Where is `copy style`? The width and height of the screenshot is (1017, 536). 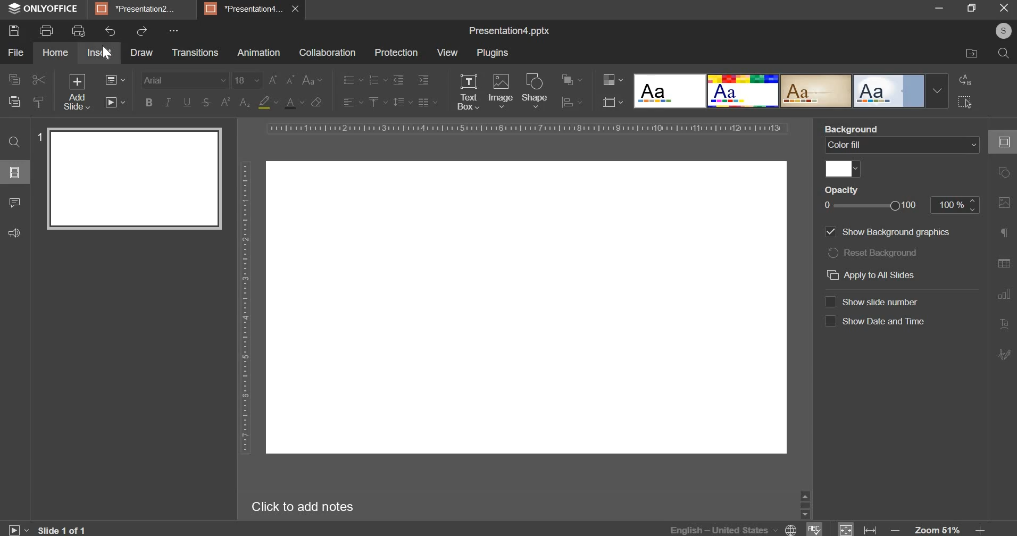
copy style is located at coordinates (41, 101).